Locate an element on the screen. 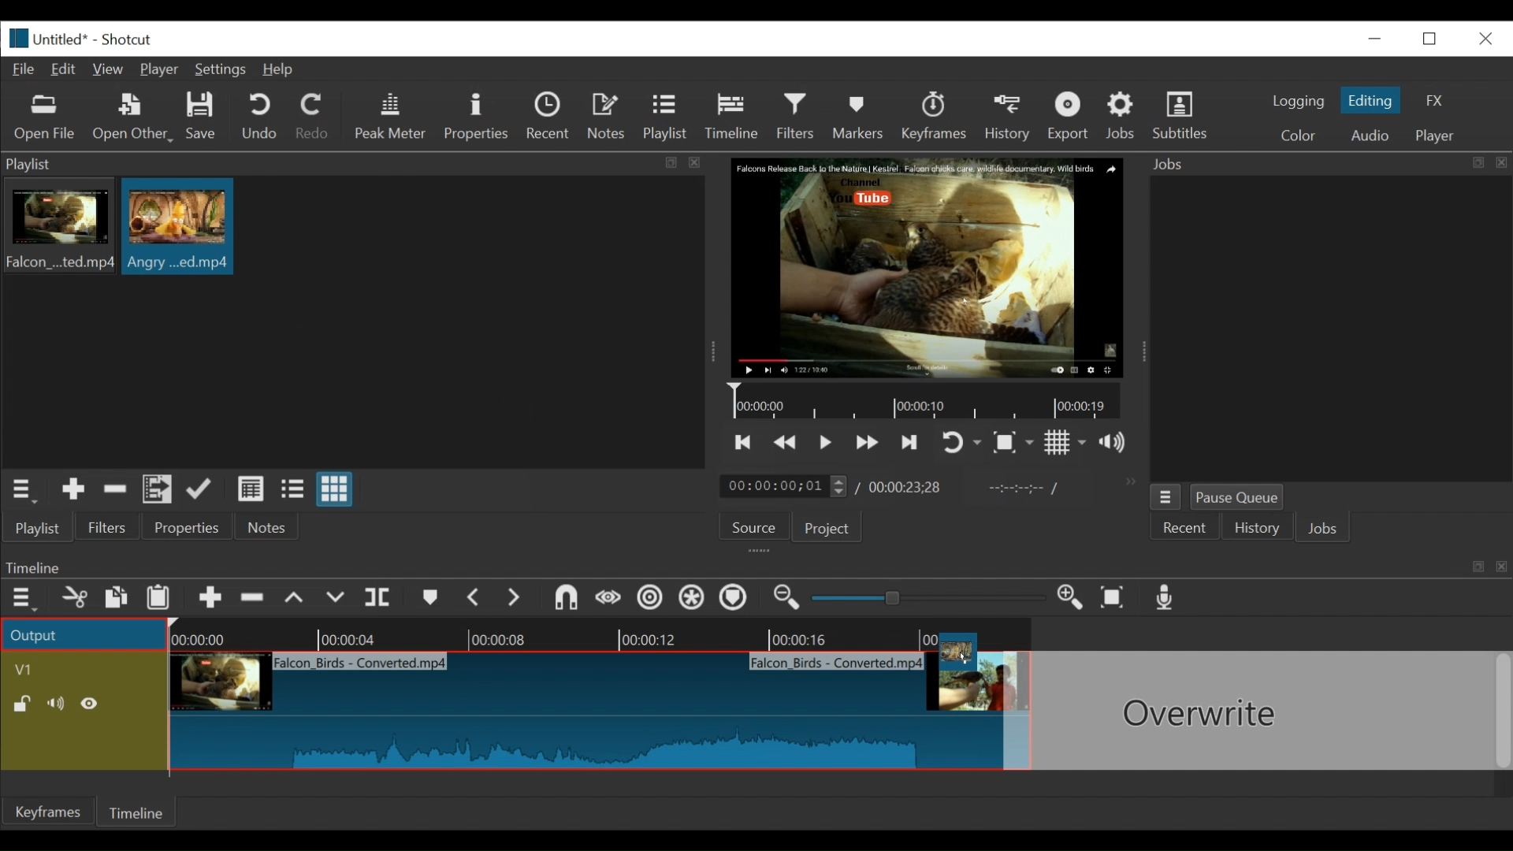  Previous marker is located at coordinates (475, 600).